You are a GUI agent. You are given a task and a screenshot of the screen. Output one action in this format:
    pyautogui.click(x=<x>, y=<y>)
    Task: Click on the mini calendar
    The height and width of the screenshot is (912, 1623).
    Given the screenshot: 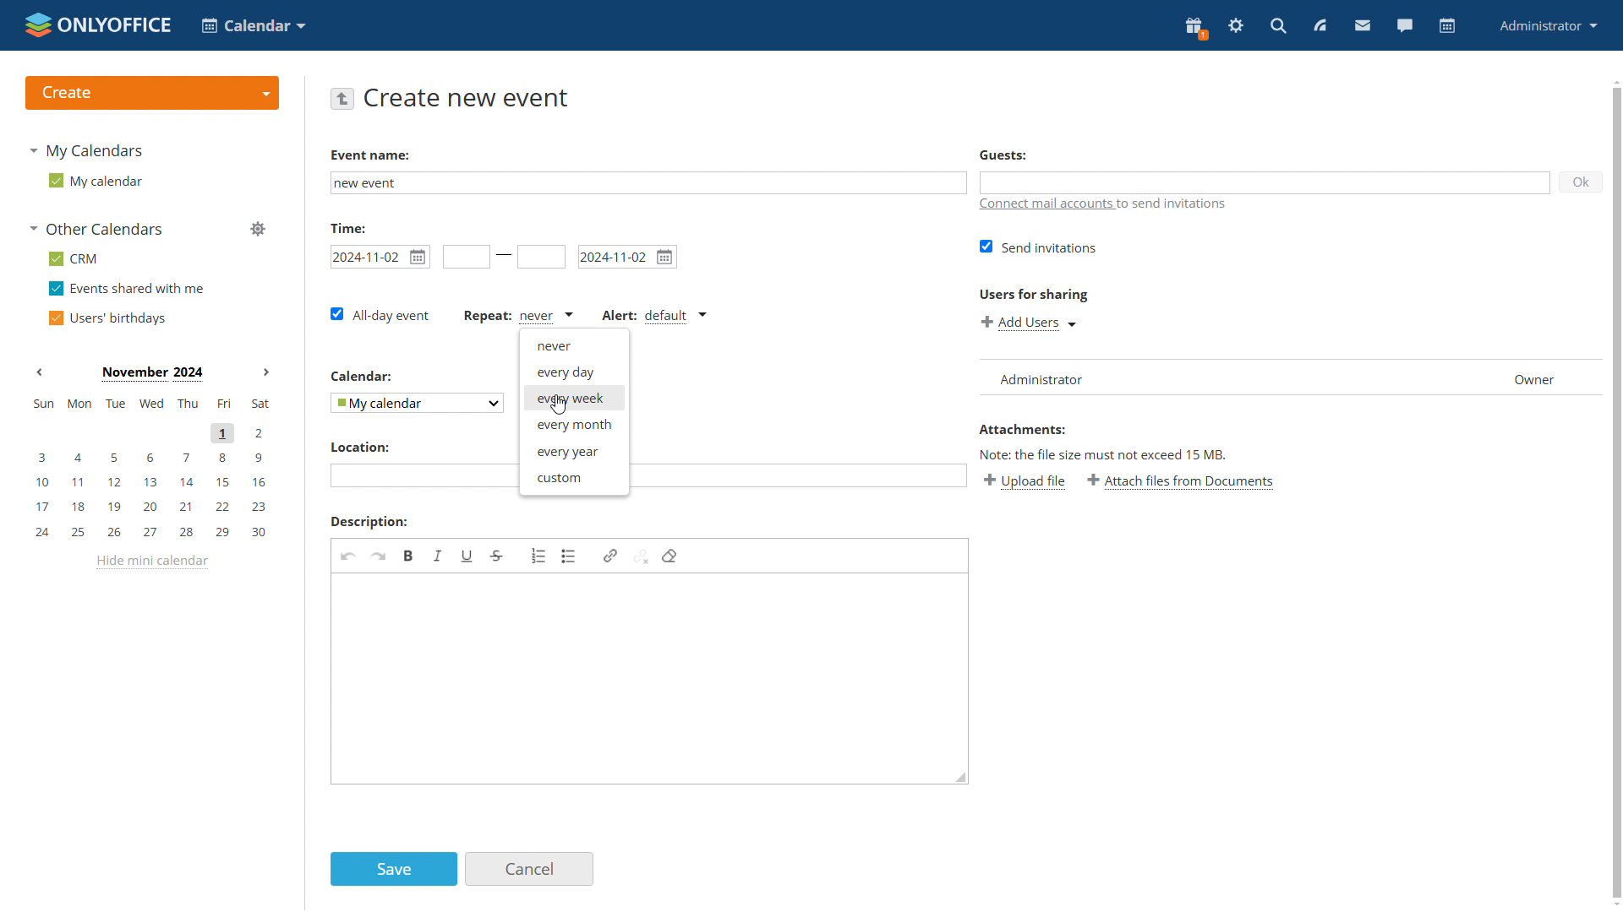 What is the action you would take?
    pyautogui.click(x=150, y=470)
    